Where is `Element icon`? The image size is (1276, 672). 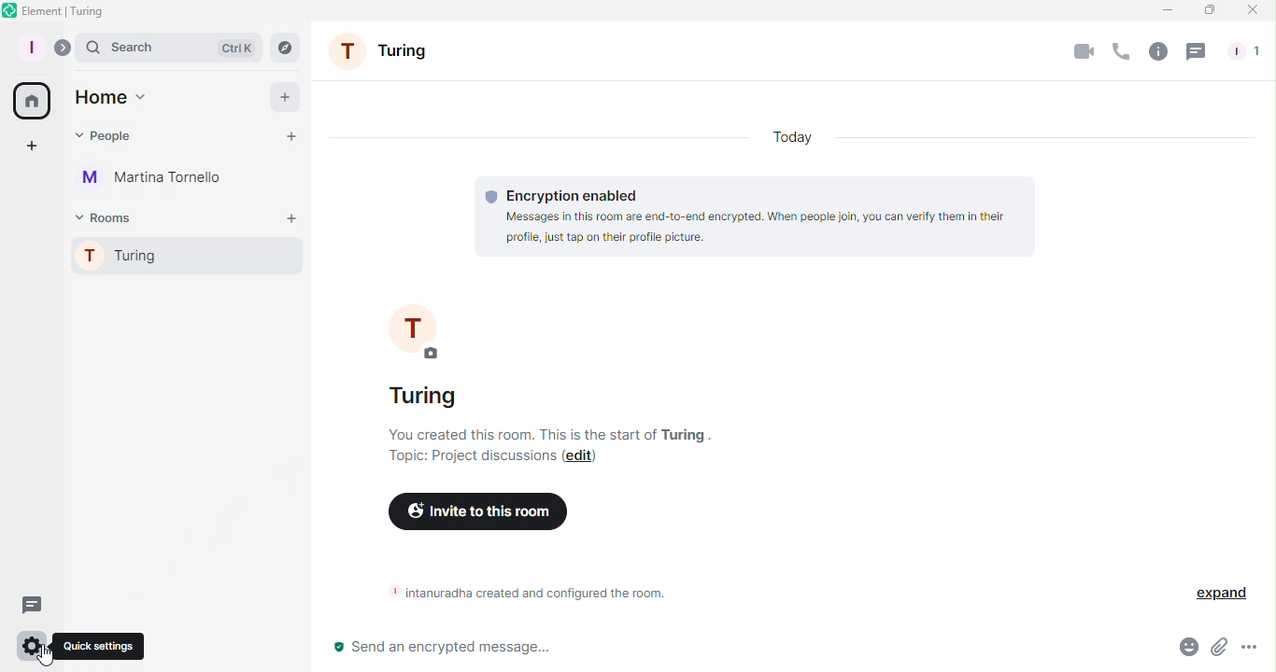
Element icon is located at coordinates (8, 10).